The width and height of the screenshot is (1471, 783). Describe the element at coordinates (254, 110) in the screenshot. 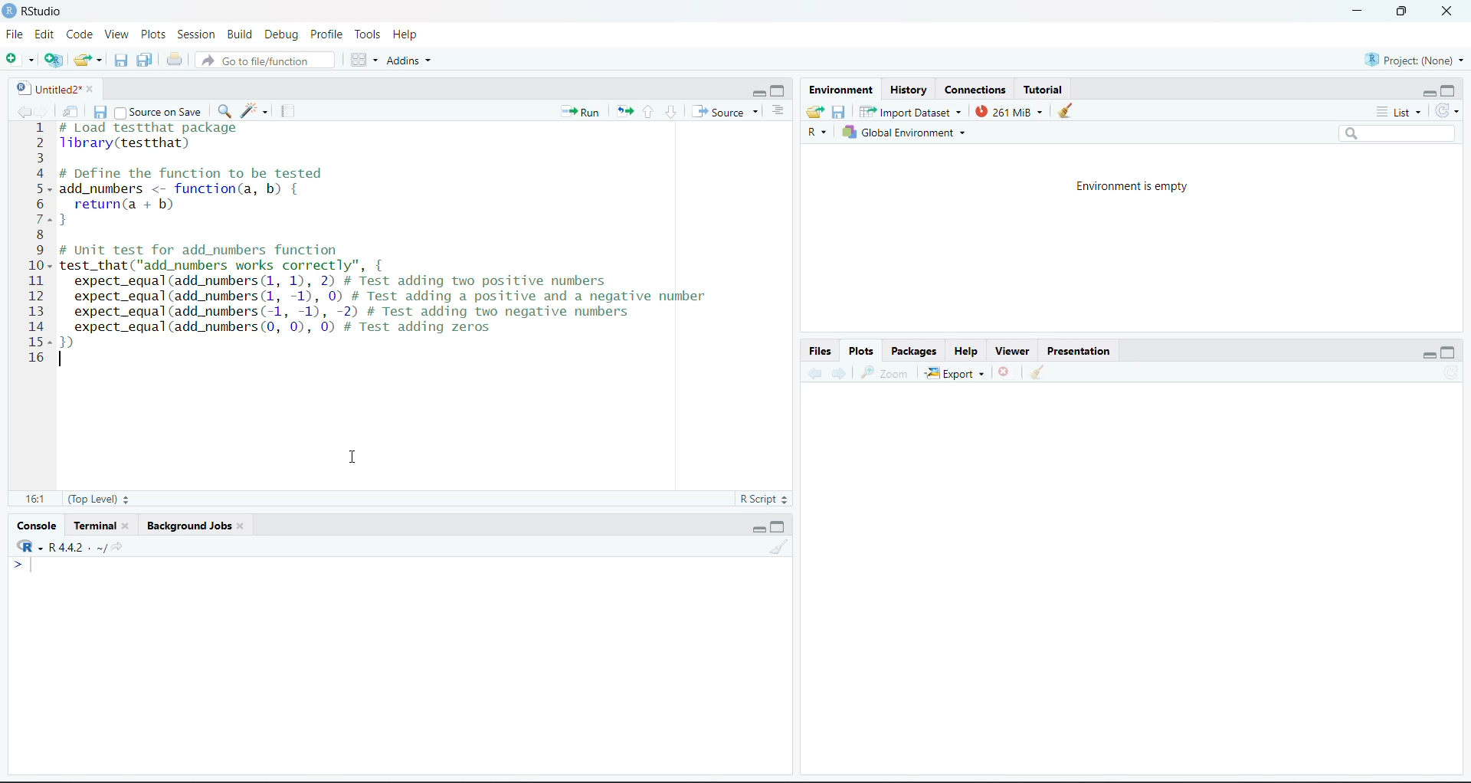

I see `code tools` at that location.